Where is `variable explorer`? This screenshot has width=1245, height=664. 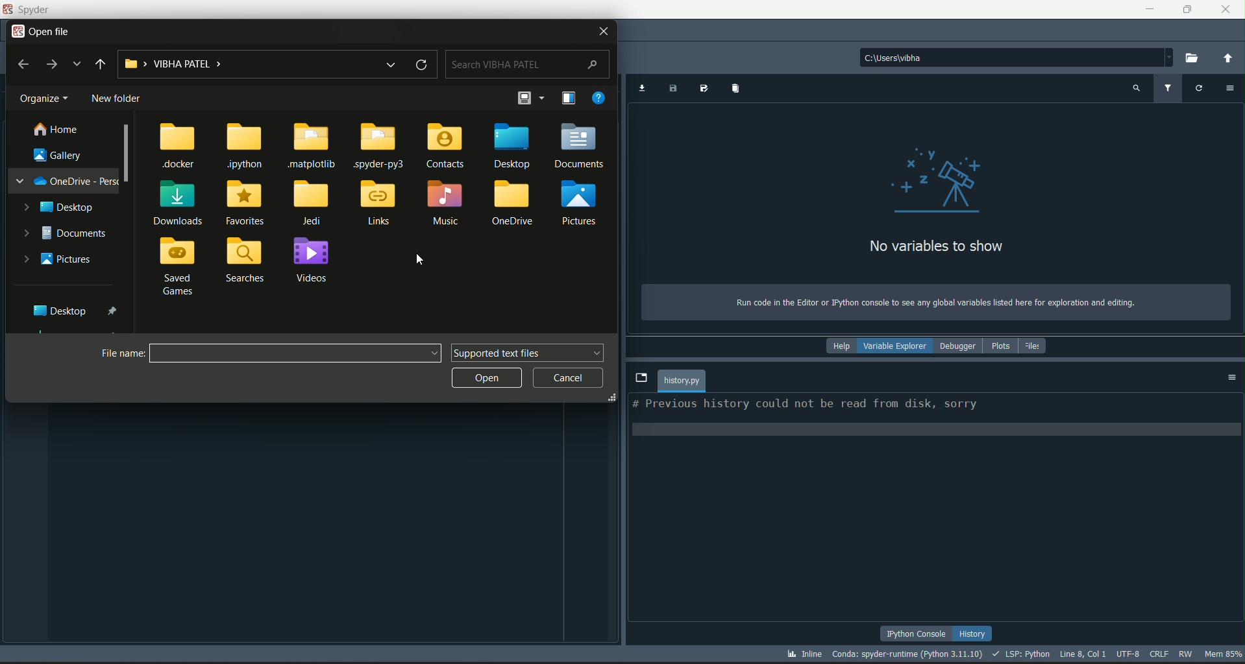 variable explorer is located at coordinates (894, 346).